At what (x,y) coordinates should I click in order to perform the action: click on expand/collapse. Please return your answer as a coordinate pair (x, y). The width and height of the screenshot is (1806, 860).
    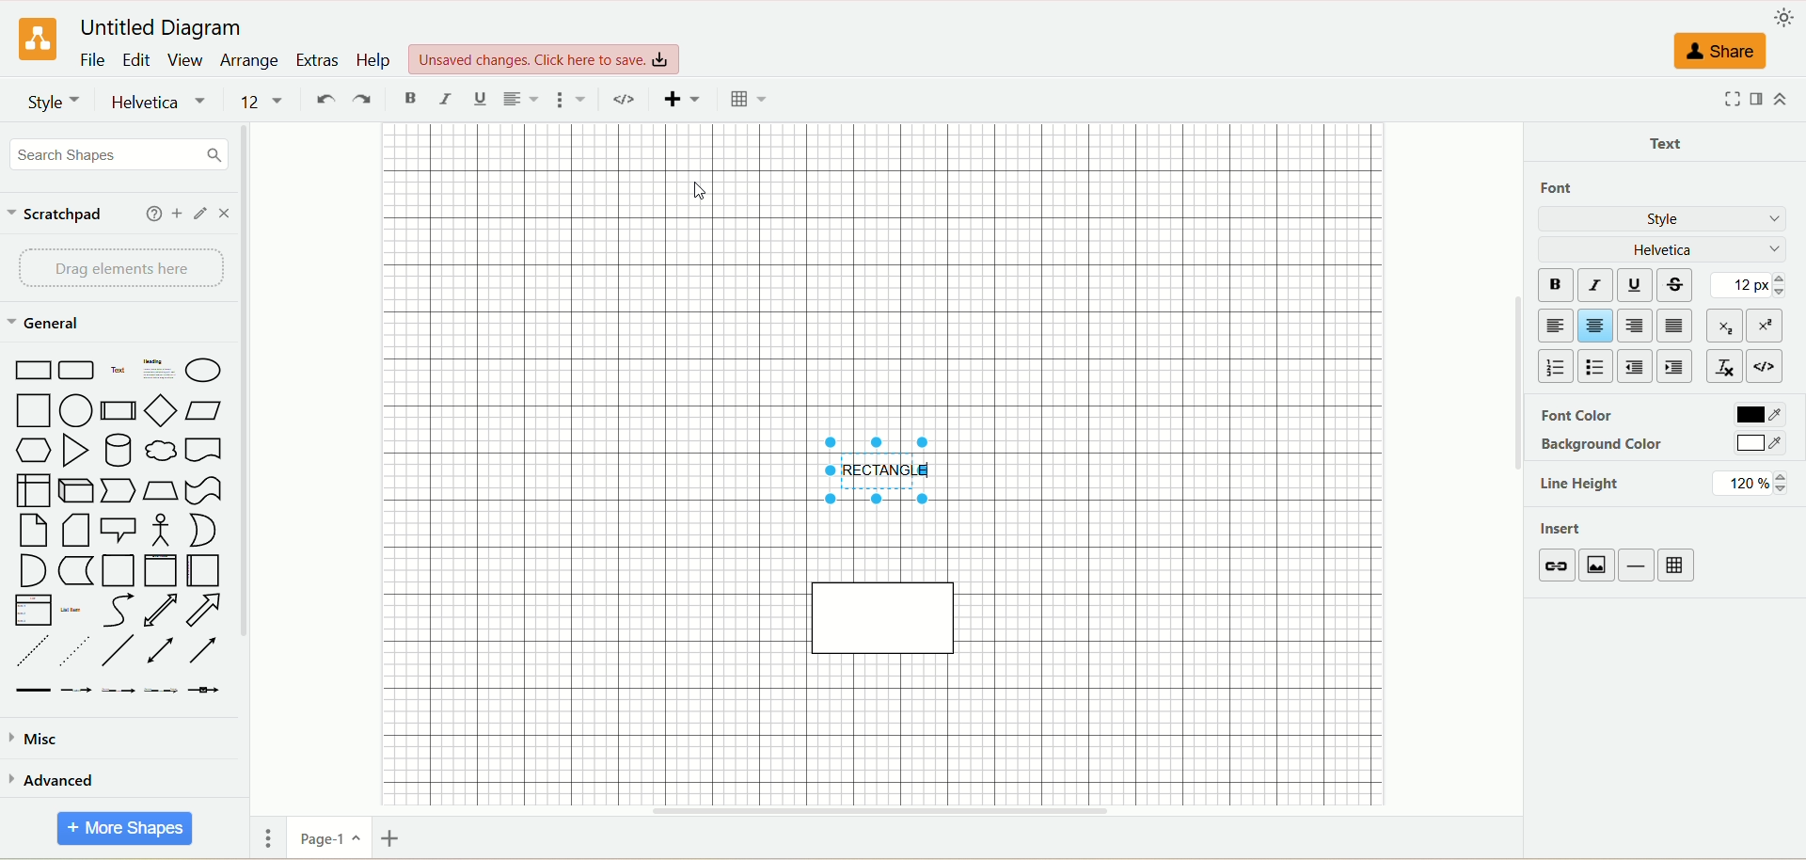
    Looking at the image, I should click on (1787, 98).